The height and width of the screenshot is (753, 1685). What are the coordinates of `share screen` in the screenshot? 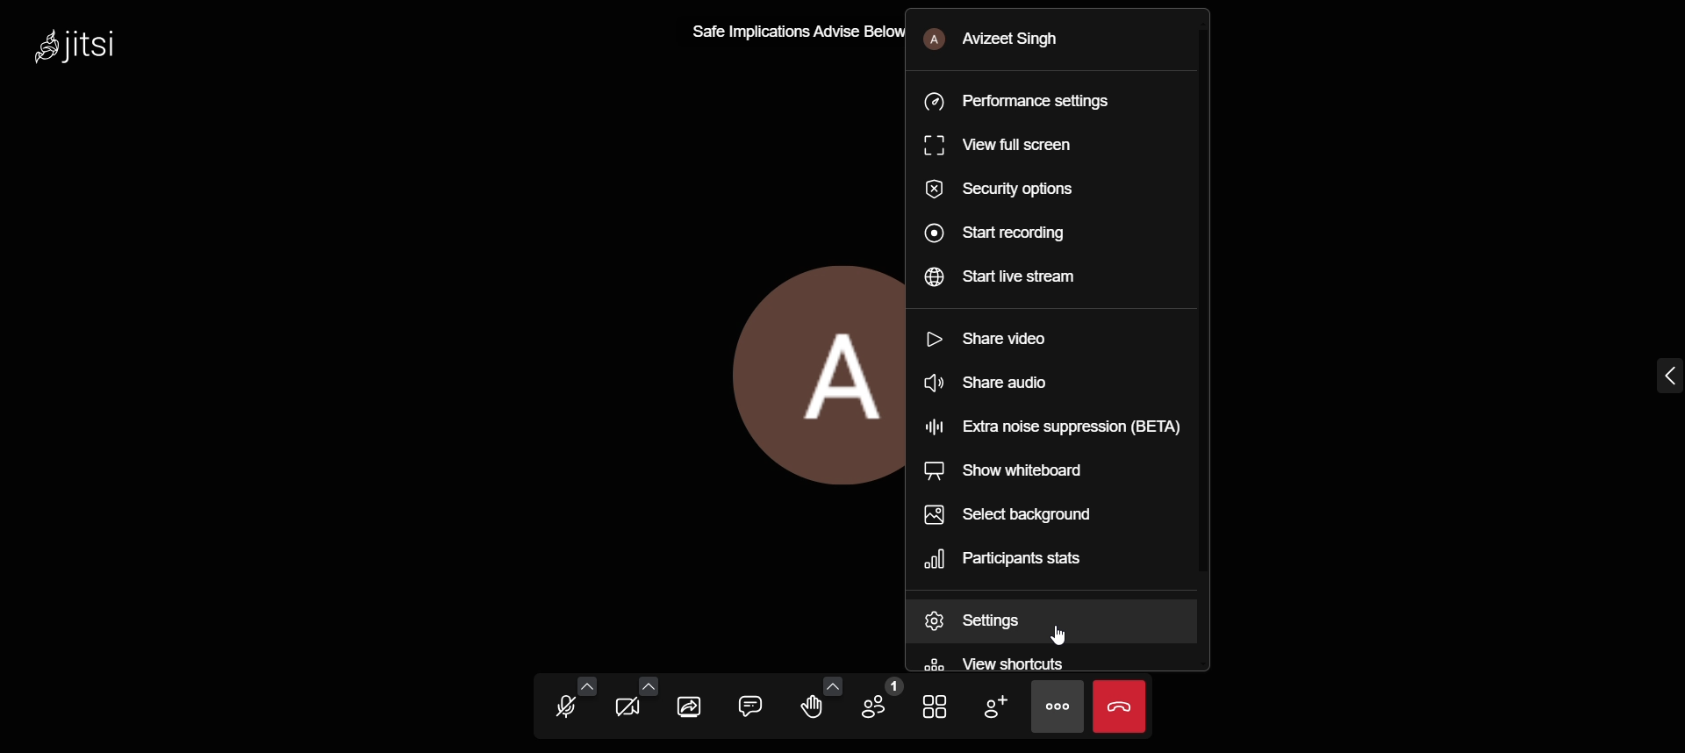 It's located at (691, 706).